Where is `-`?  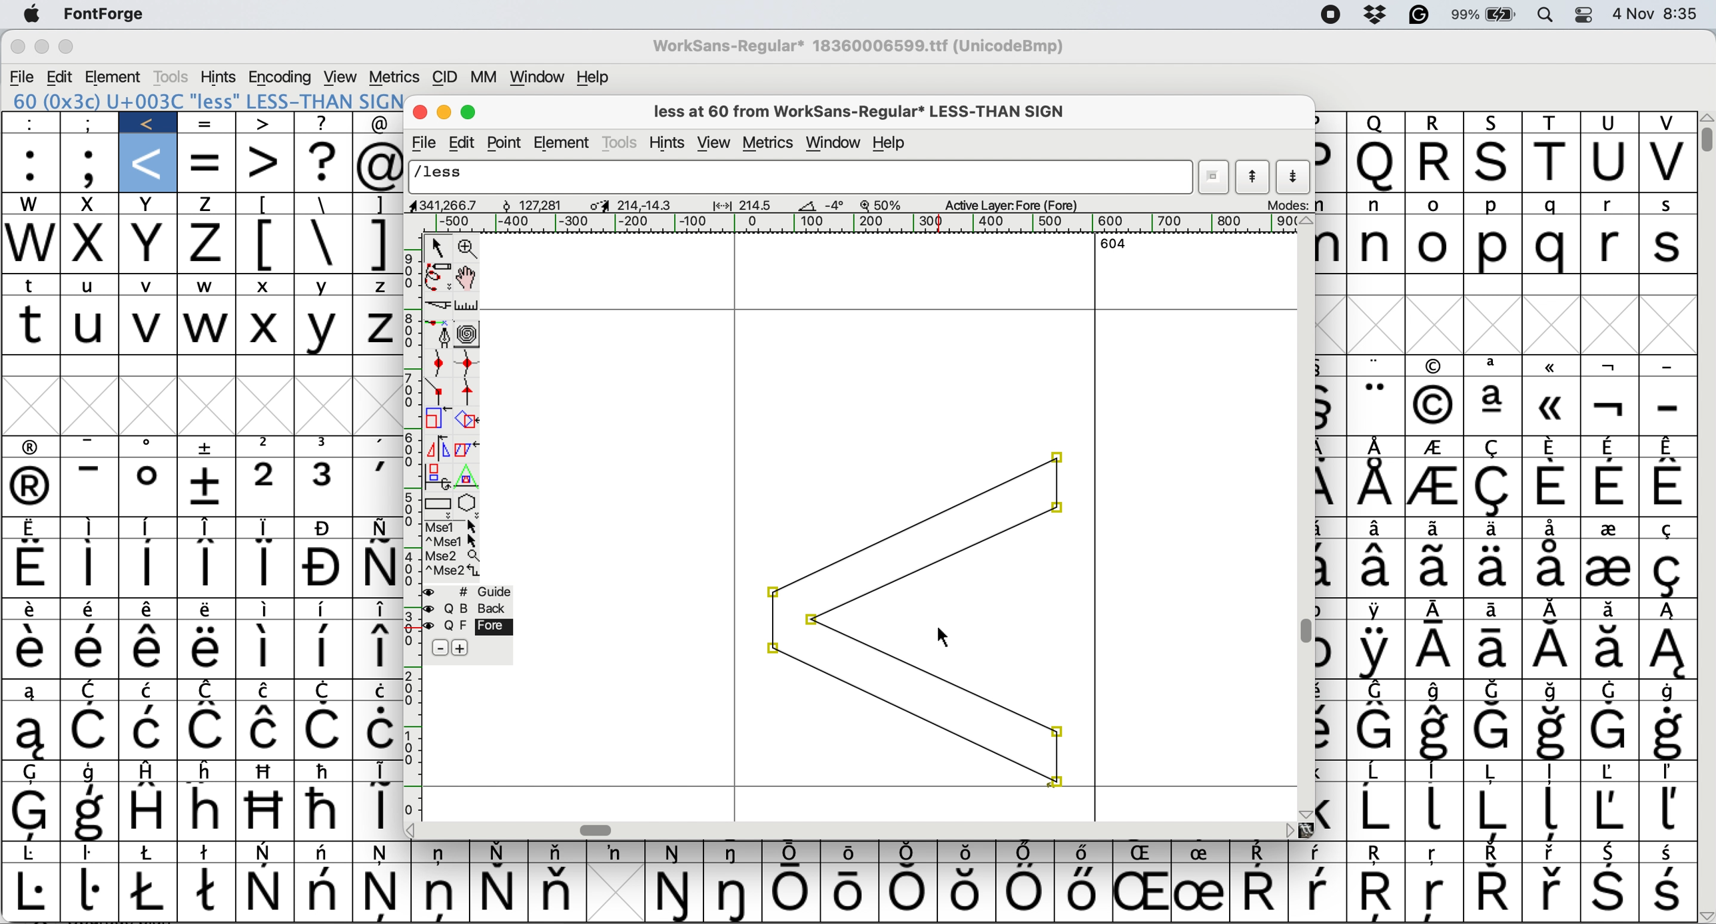 - is located at coordinates (1668, 367).